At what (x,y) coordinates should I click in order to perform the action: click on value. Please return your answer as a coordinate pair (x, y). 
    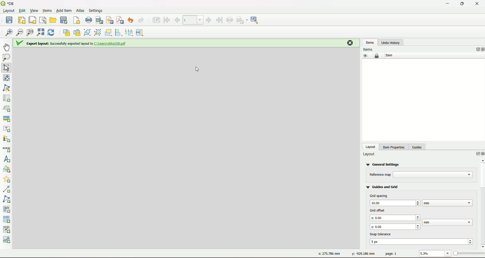
    Looking at the image, I should click on (431, 254).